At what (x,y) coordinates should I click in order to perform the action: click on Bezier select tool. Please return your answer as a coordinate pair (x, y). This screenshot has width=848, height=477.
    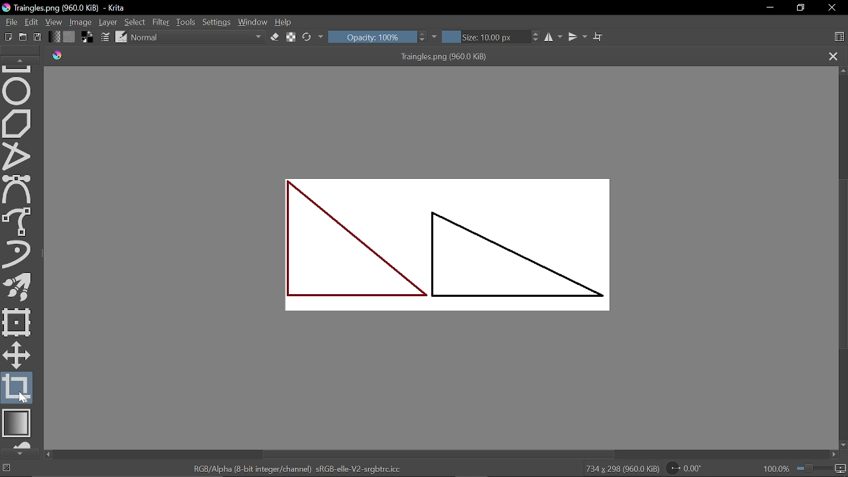
    Looking at the image, I should click on (17, 189).